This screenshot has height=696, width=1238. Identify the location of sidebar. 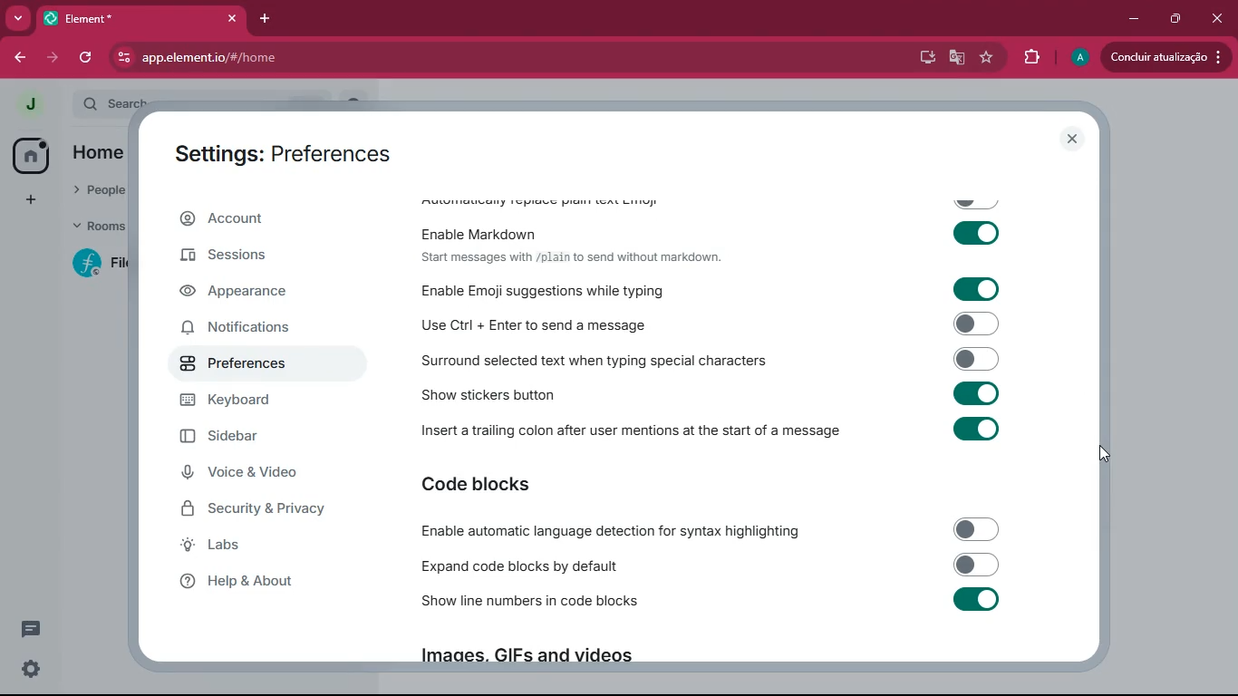
(267, 437).